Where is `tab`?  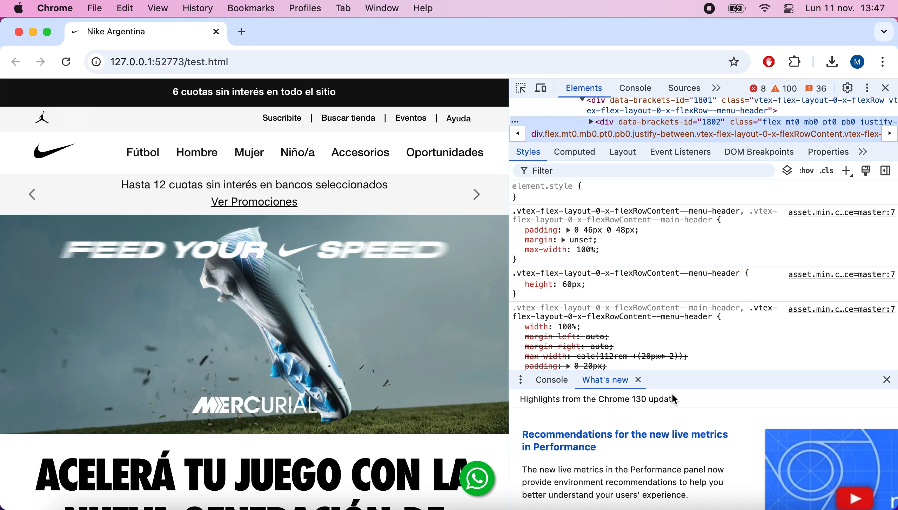
tab is located at coordinates (147, 33).